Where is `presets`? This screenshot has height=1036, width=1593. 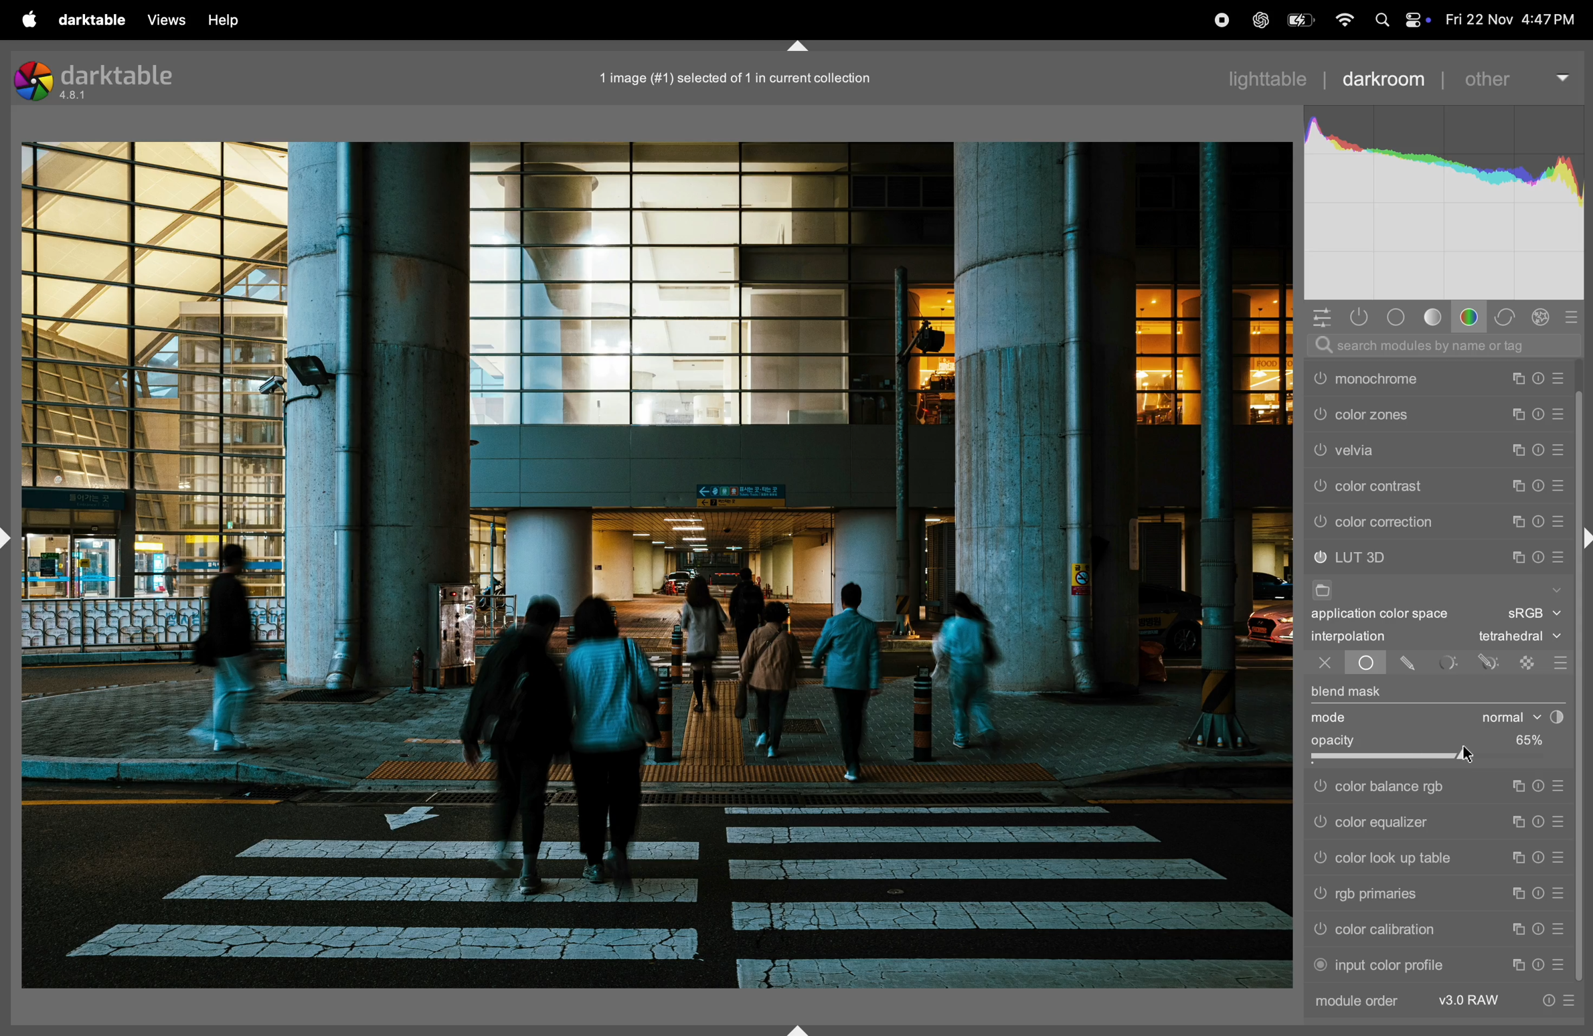 presets is located at coordinates (1574, 317).